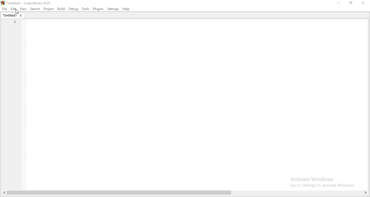 The image size is (370, 197). Describe the element at coordinates (49, 9) in the screenshot. I see `project` at that location.